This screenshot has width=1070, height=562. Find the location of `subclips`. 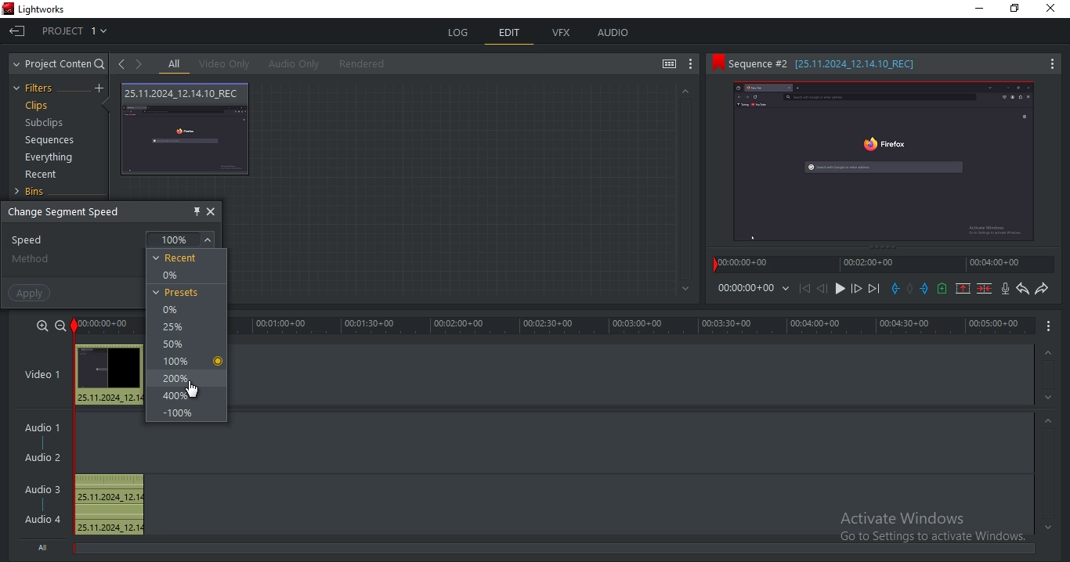

subclips is located at coordinates (43, 124).